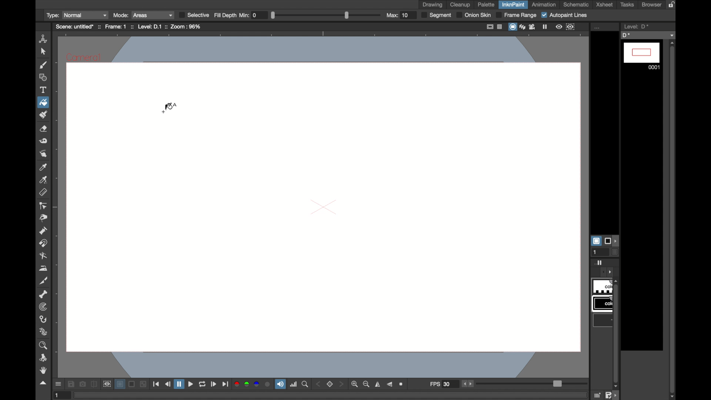  What do you see at coordinates (403, 384) in the screenshot?
I see `zoom` at bounding box center [403, 384].